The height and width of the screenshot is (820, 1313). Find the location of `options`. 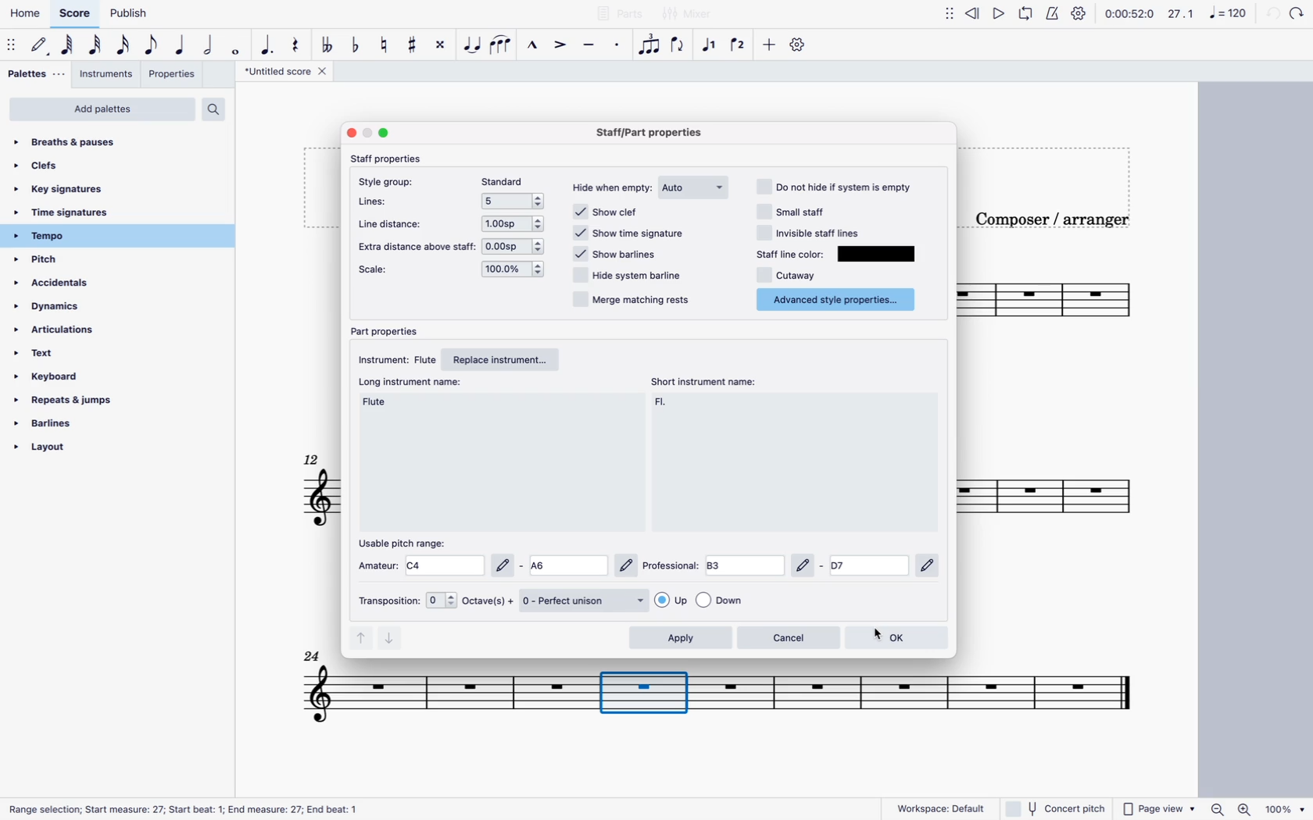

options is located at coordinates (513, 200).